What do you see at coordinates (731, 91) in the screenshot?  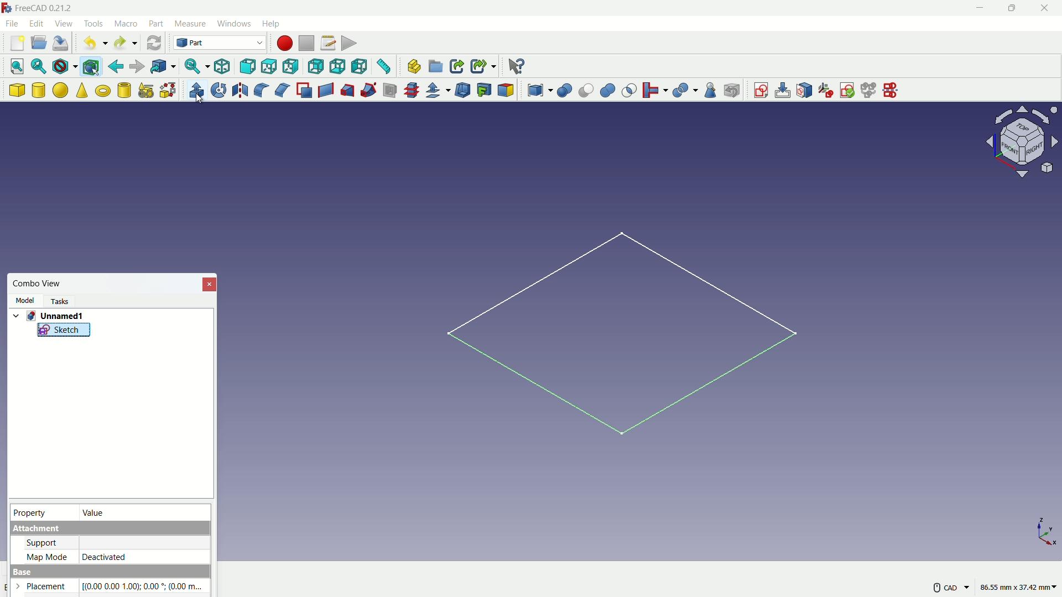 I see `defeaturing` at bounding box center [731, 91].